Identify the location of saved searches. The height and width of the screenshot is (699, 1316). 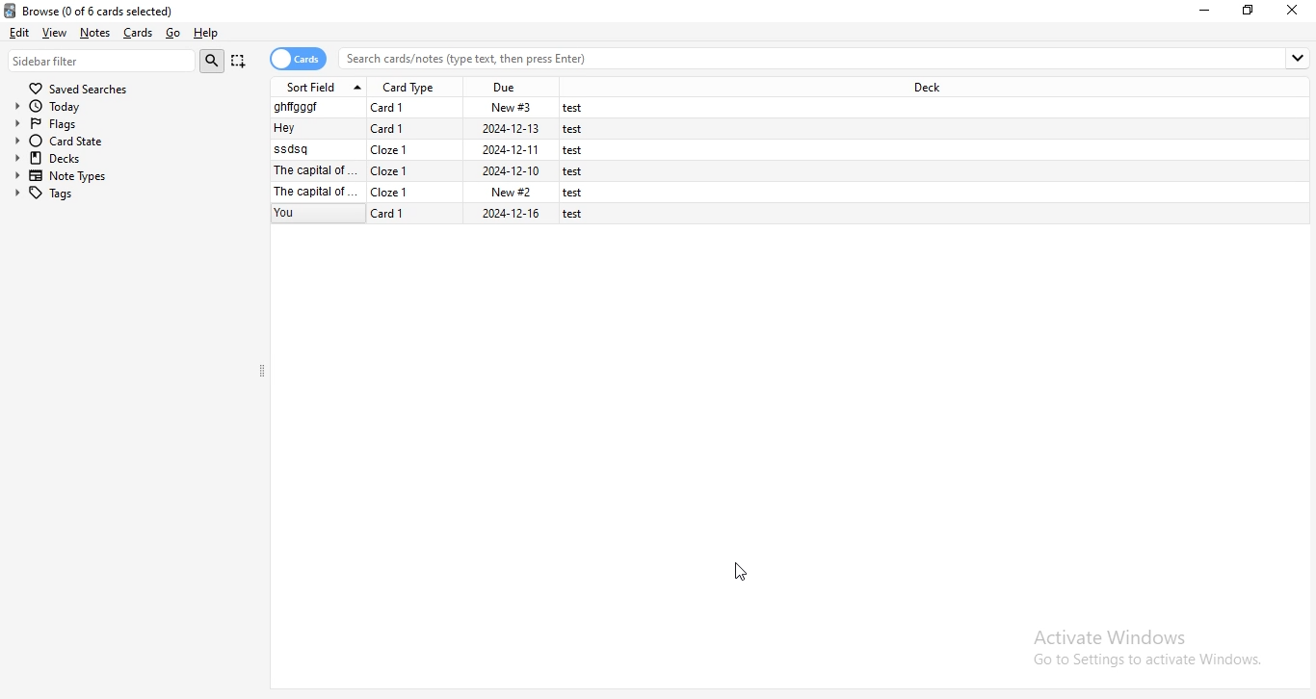
(78, 88).